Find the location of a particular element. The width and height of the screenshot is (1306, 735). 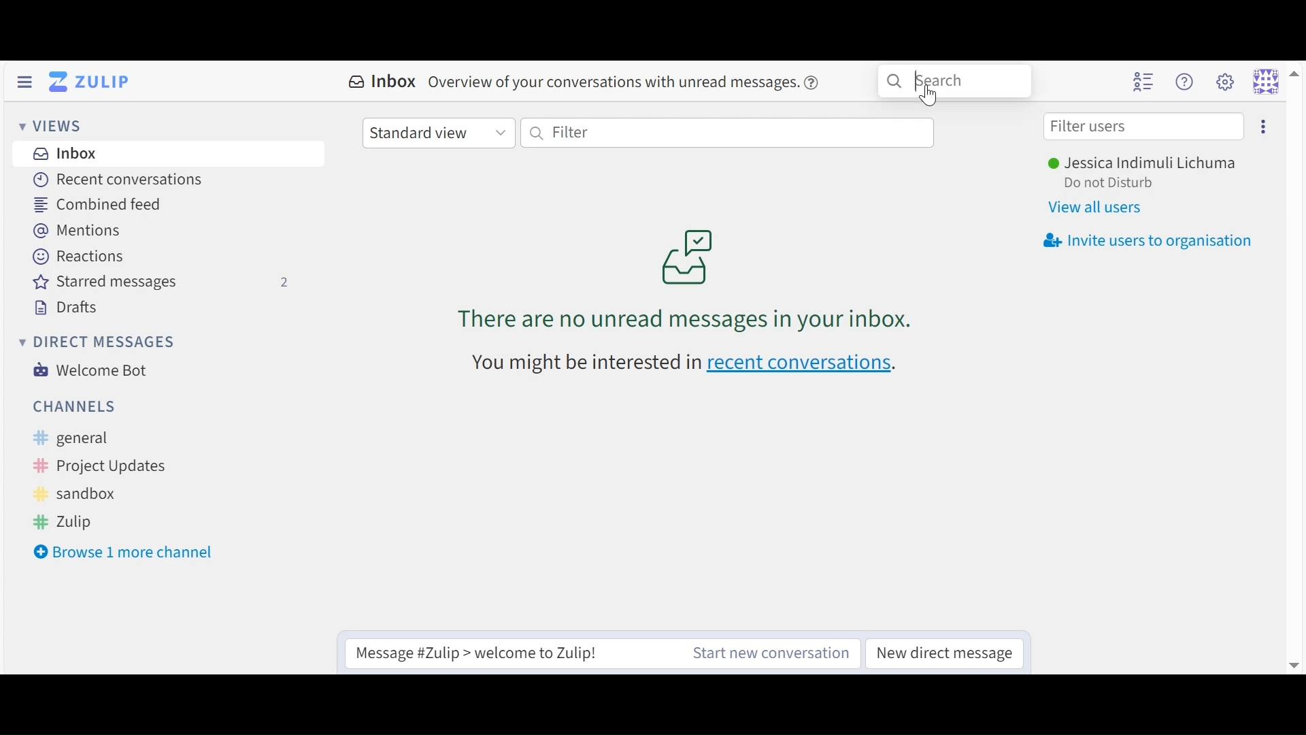

settings is located at coordinates (1264, 127).